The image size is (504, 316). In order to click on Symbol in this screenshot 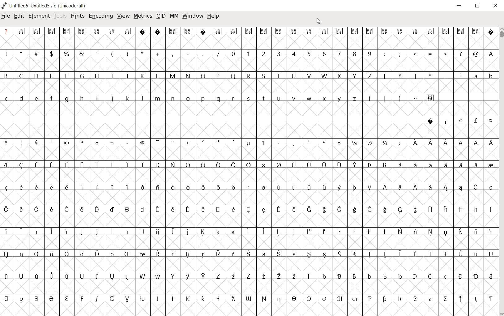, I will do `click(127, 299)`.